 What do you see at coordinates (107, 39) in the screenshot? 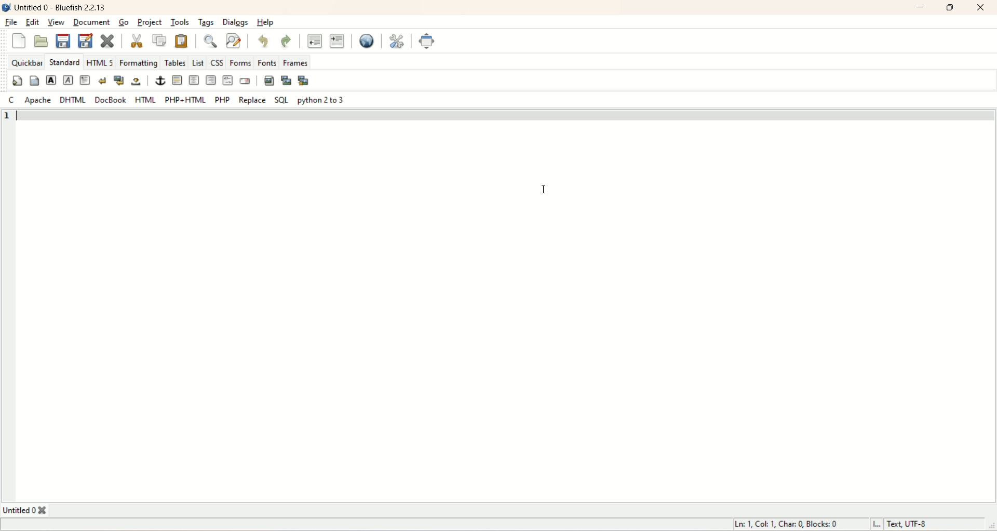
I see `close current file` at bounding box center [107, 39].